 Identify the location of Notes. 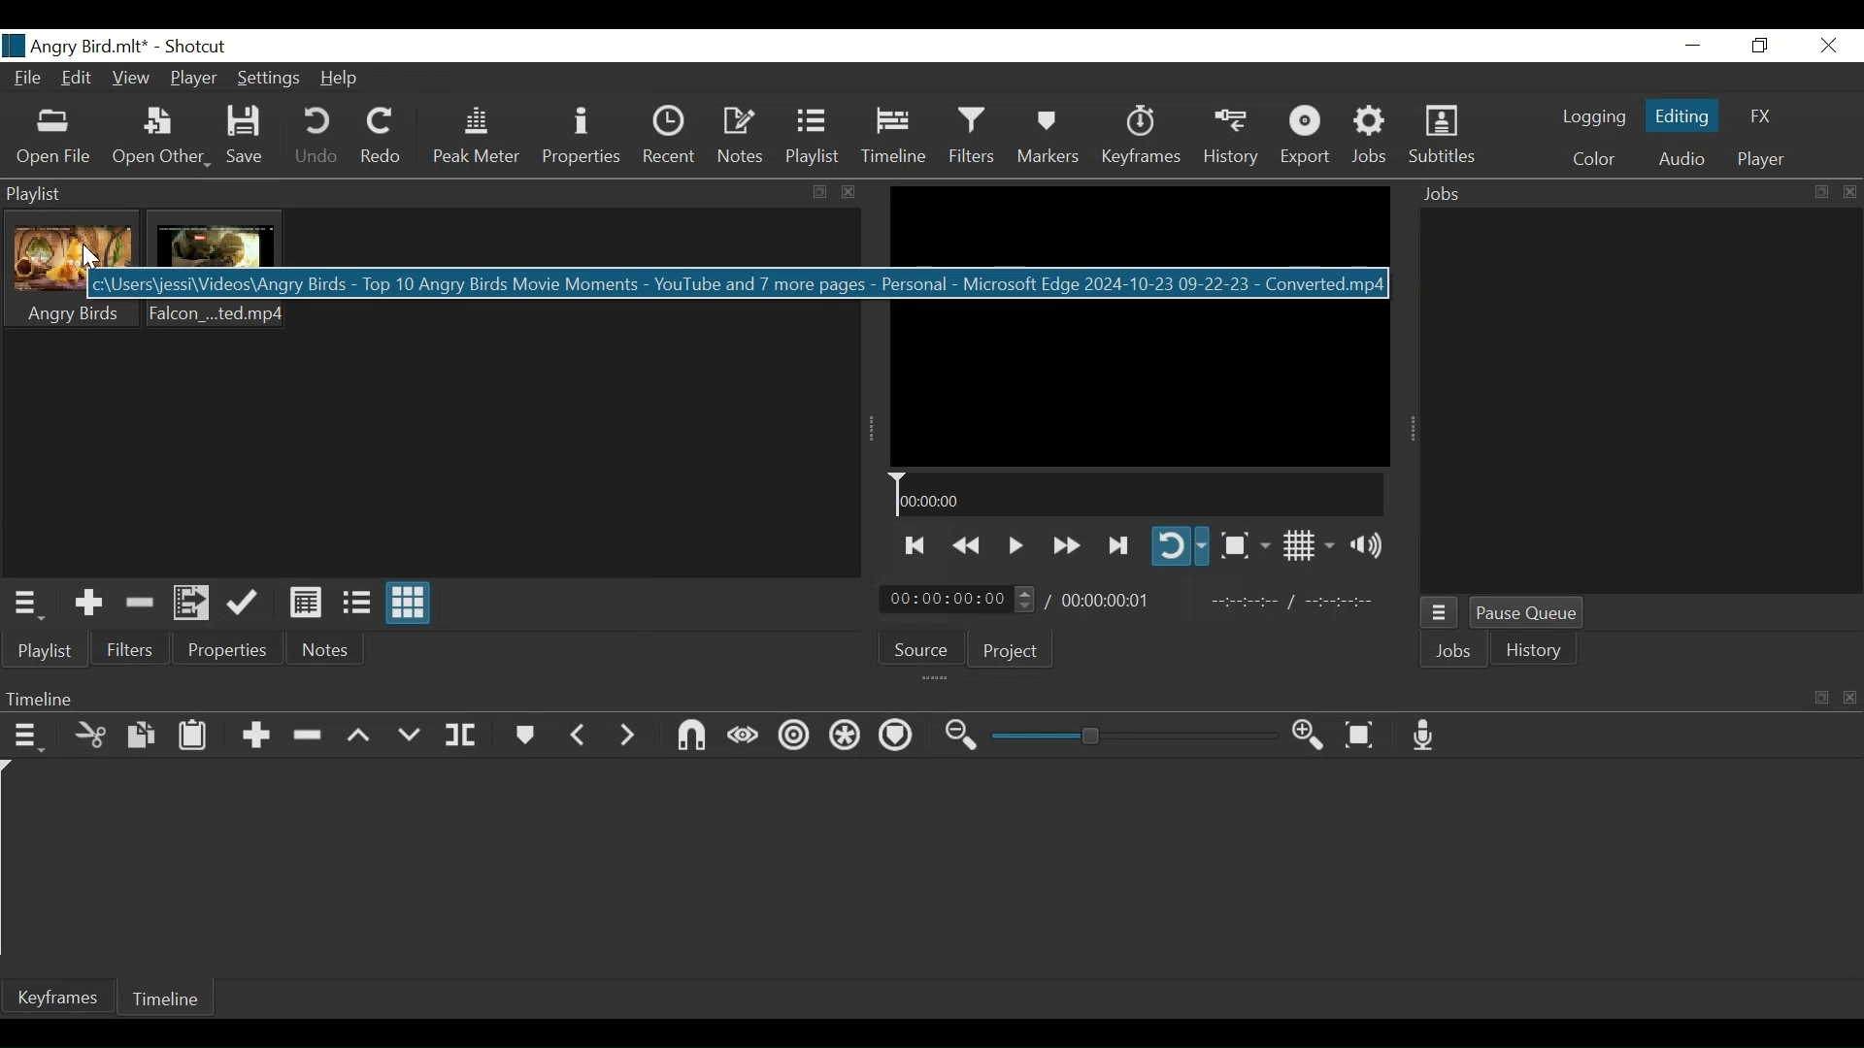
(744, 139).